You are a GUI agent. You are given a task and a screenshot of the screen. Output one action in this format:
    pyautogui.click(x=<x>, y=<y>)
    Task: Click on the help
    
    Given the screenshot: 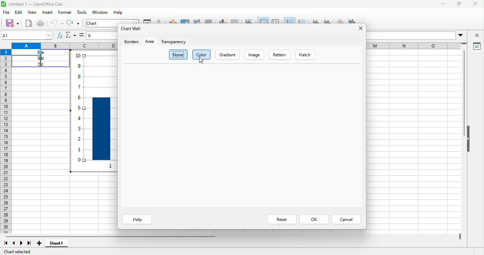 What is the action you would take?
    pyautogui.click(x=137, y=219)
    